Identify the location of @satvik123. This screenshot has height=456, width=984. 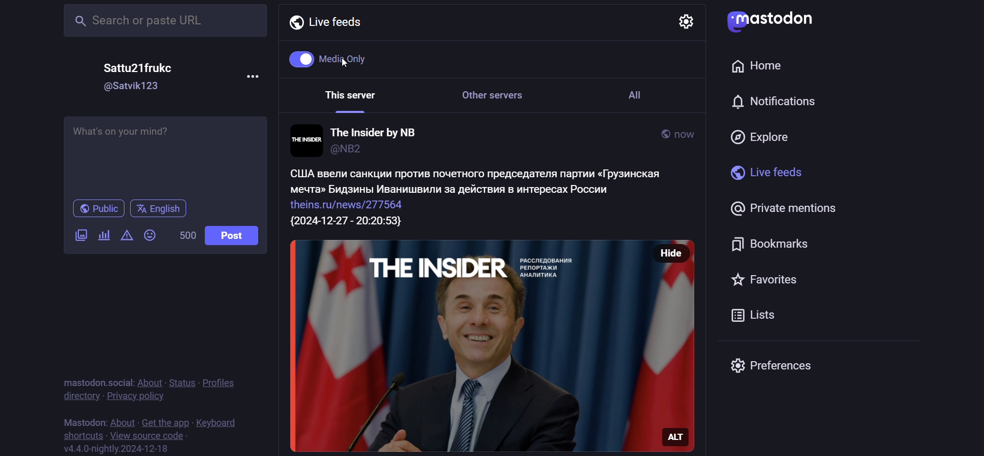
(133, 86).